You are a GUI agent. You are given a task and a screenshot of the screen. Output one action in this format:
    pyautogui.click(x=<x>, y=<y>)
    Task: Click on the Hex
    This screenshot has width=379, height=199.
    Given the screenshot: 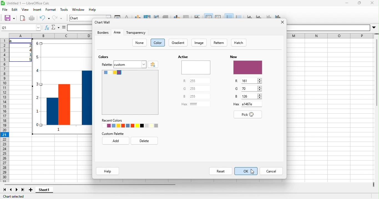 What is the action you would take?
    pyautogui.click(x=236, y=104)
    